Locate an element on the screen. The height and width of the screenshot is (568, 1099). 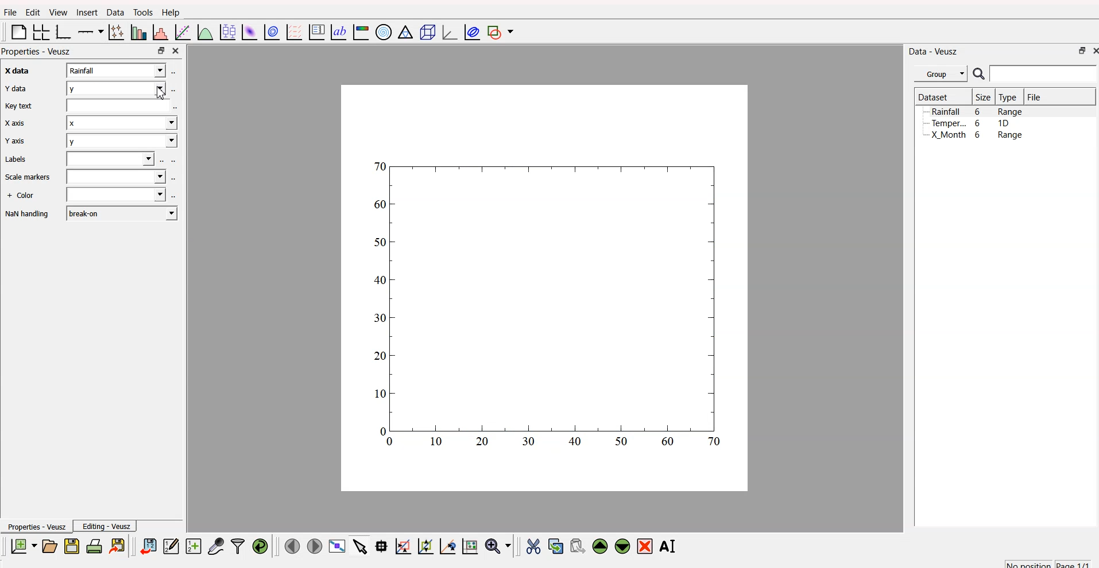
rename the selected widget is located at coordinates (670, 546).